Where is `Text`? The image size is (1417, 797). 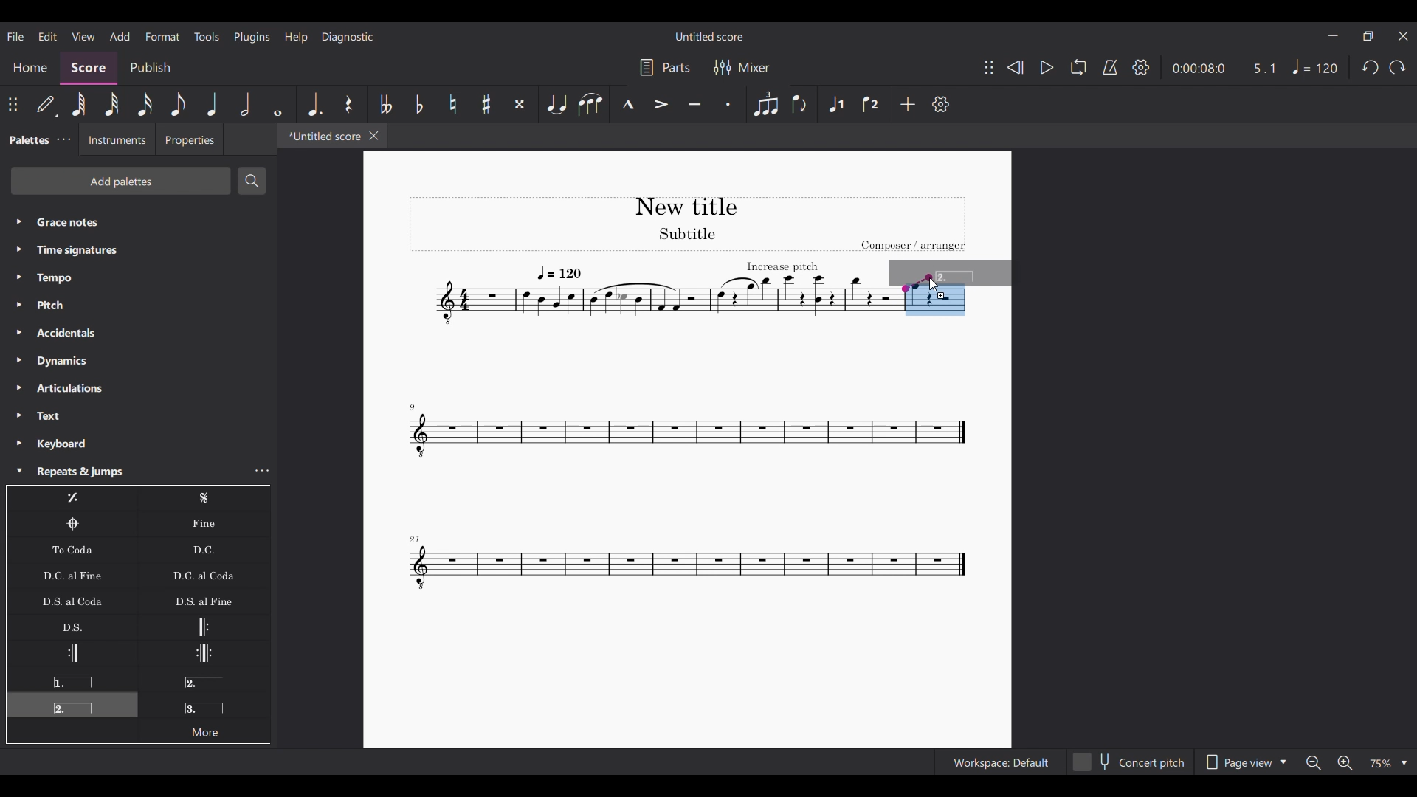 Text is located at coordinates (139, 416).